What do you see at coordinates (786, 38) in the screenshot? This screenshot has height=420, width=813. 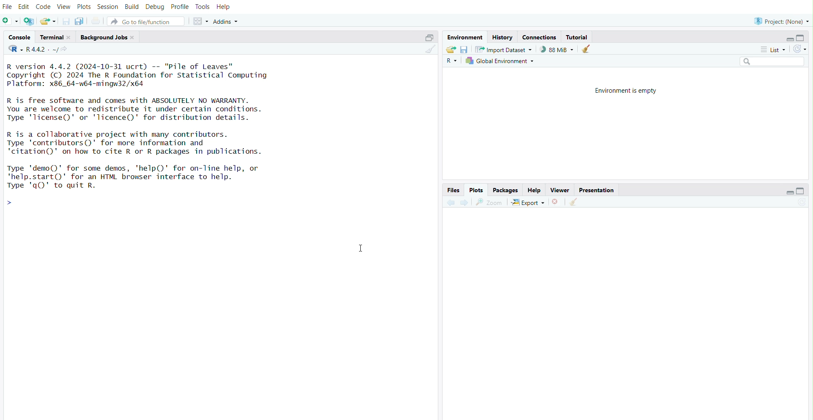 I see `minimize` at bounding box center [786, 38].